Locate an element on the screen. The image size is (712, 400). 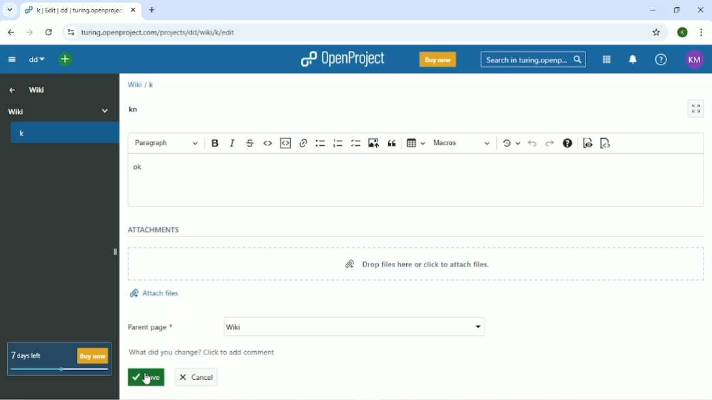
Text formatting help is located at coordinates (567, 143).